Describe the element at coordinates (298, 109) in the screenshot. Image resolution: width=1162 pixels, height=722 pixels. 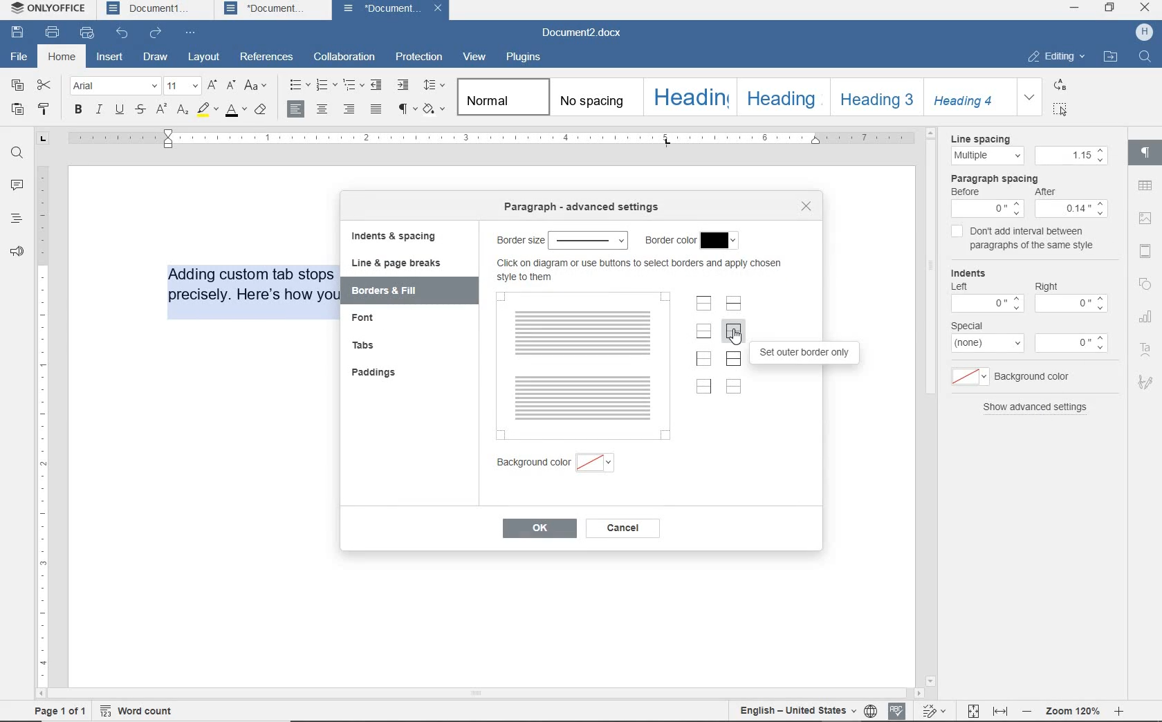
I see `align right` at that location.